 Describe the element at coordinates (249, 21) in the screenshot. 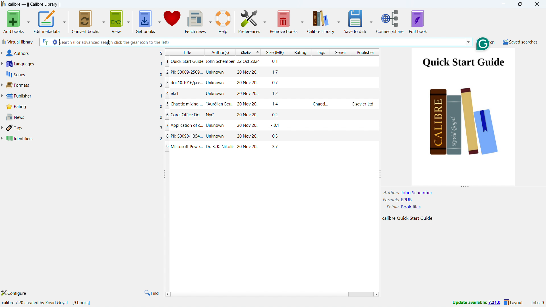

I see `preference ` at that location.